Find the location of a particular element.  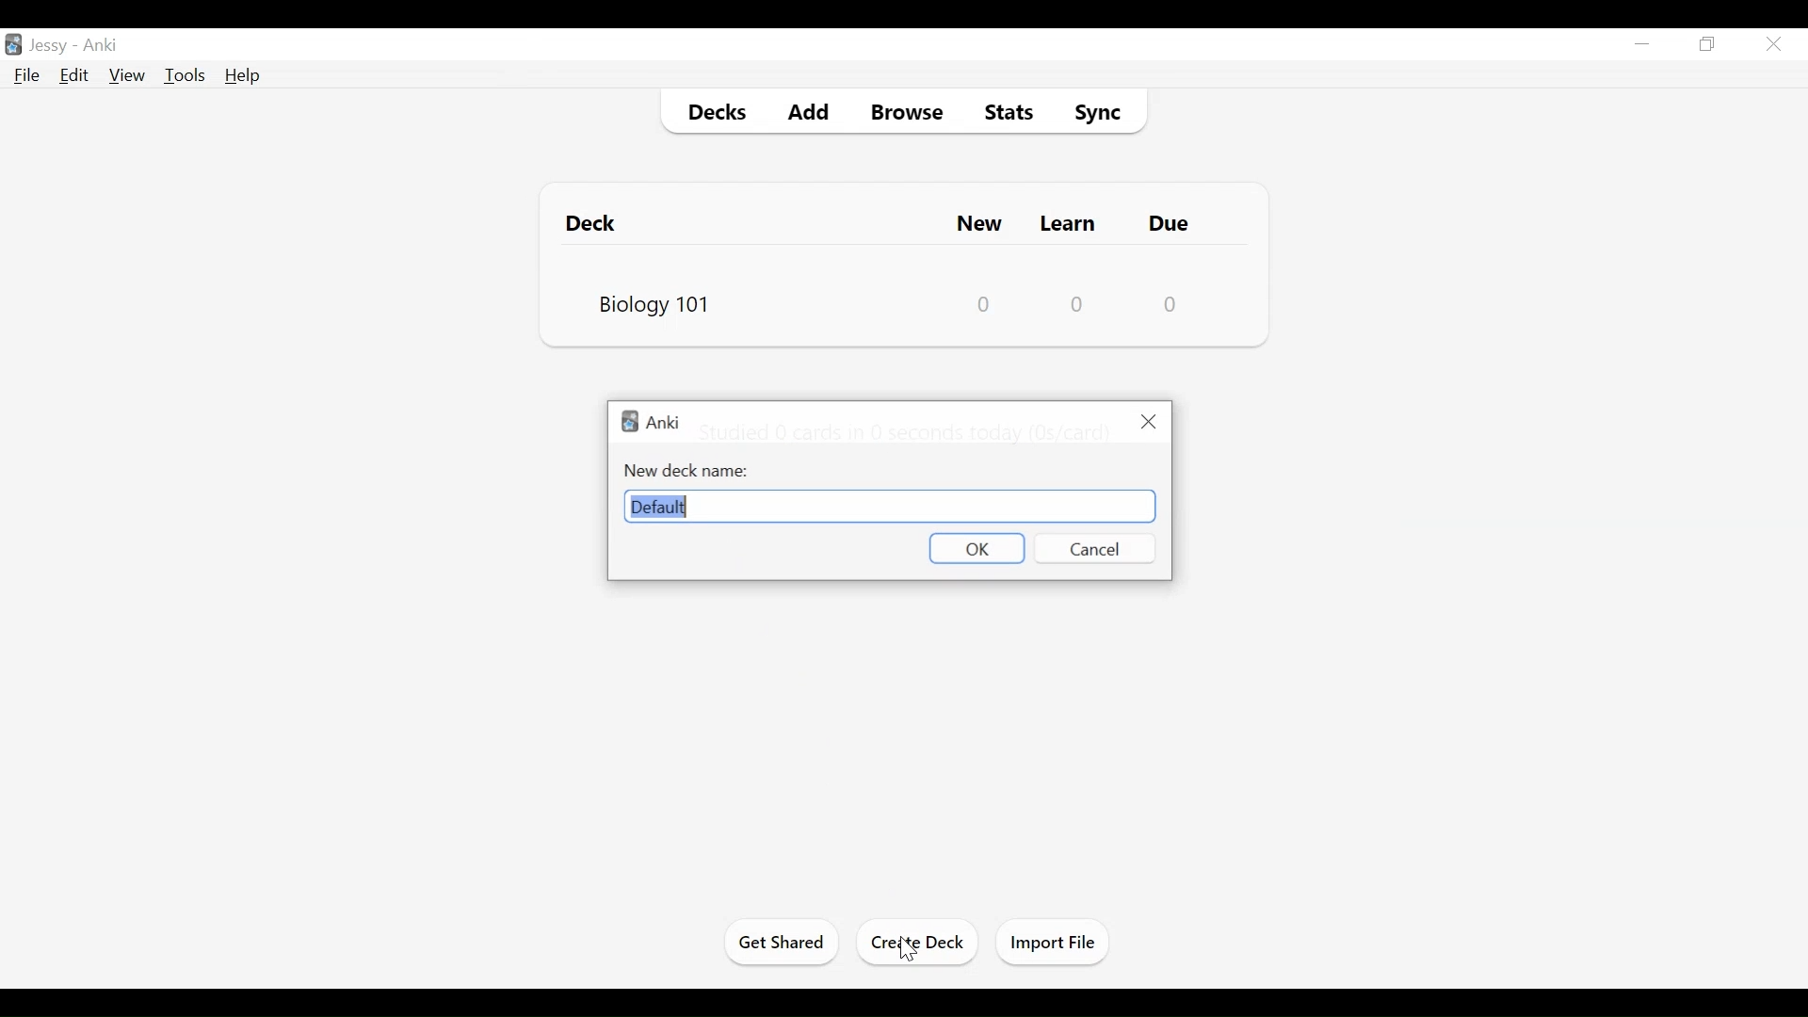

File is located at coordinates (29, 75).